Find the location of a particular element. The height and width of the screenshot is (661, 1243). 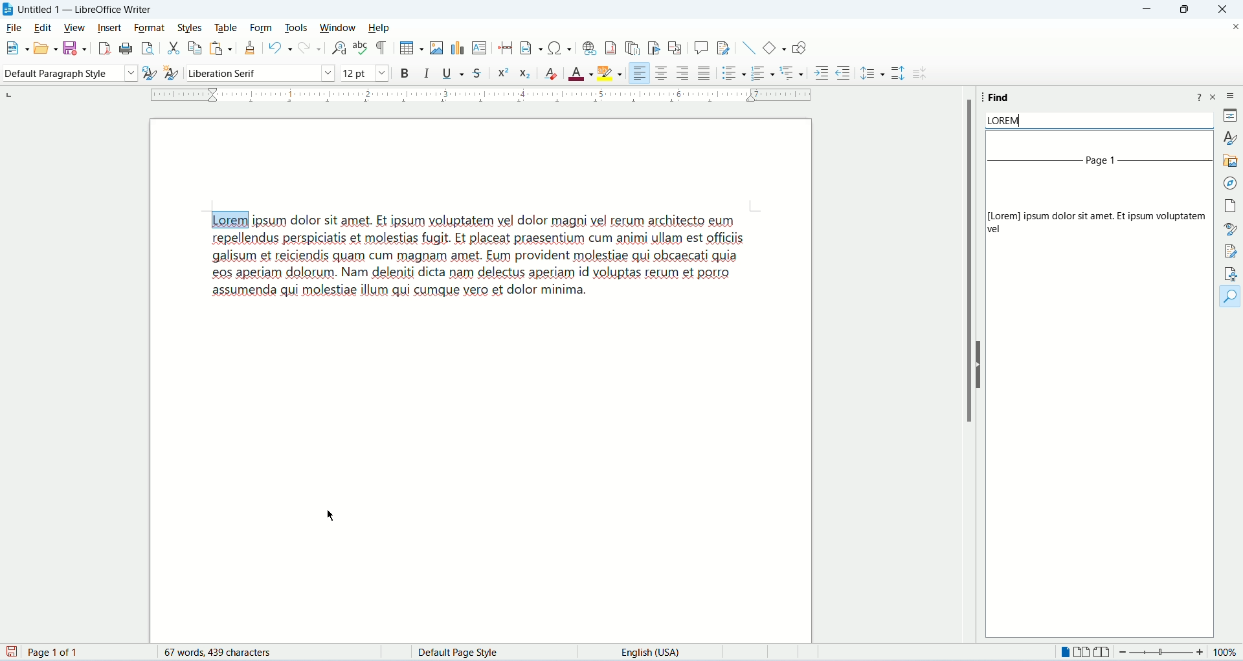

cursor is located at coordinates (330, 515).